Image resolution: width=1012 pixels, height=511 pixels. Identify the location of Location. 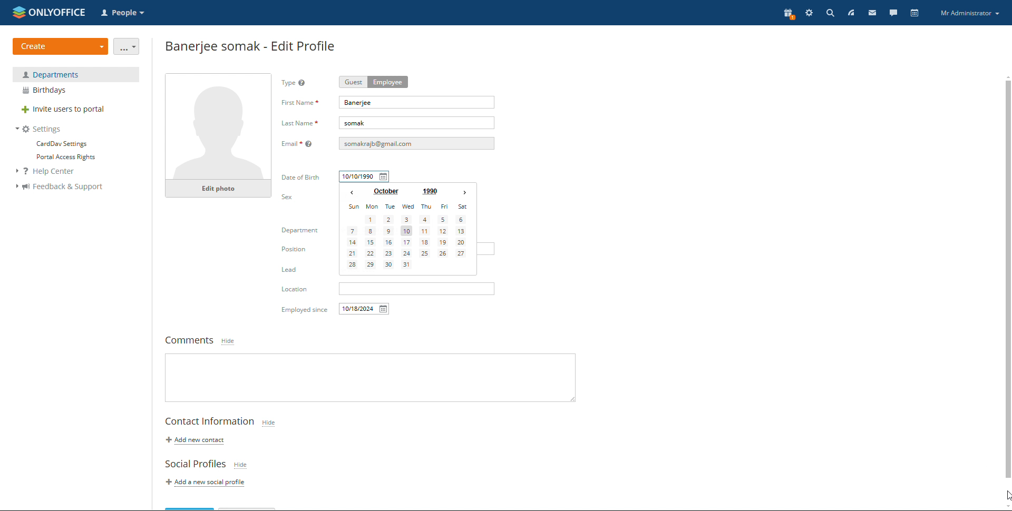
(295, 291).